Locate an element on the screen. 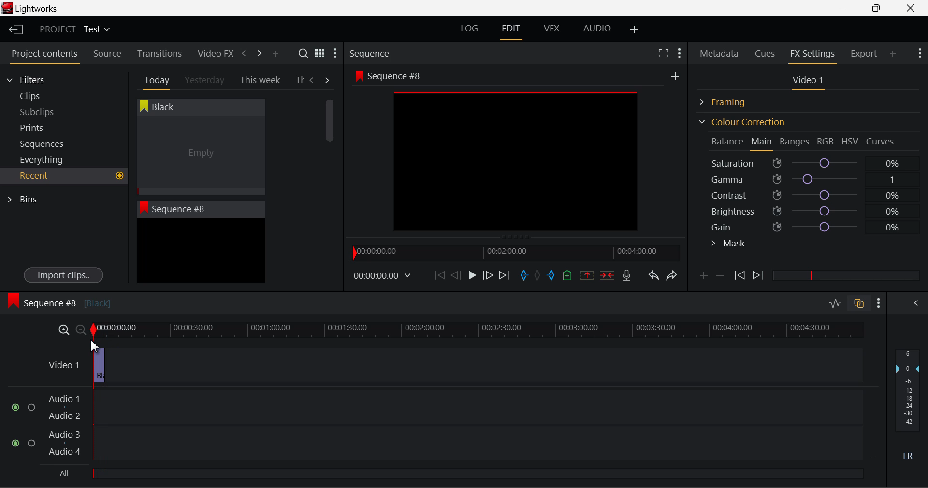 Image resolution: width=928 pixels, height=488 pixels. EDIT Layout is located at coordinates (512, 30).